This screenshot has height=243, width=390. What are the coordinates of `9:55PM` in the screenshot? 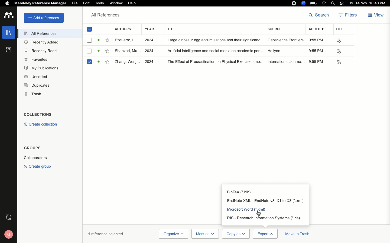 It's located at (316, 62).